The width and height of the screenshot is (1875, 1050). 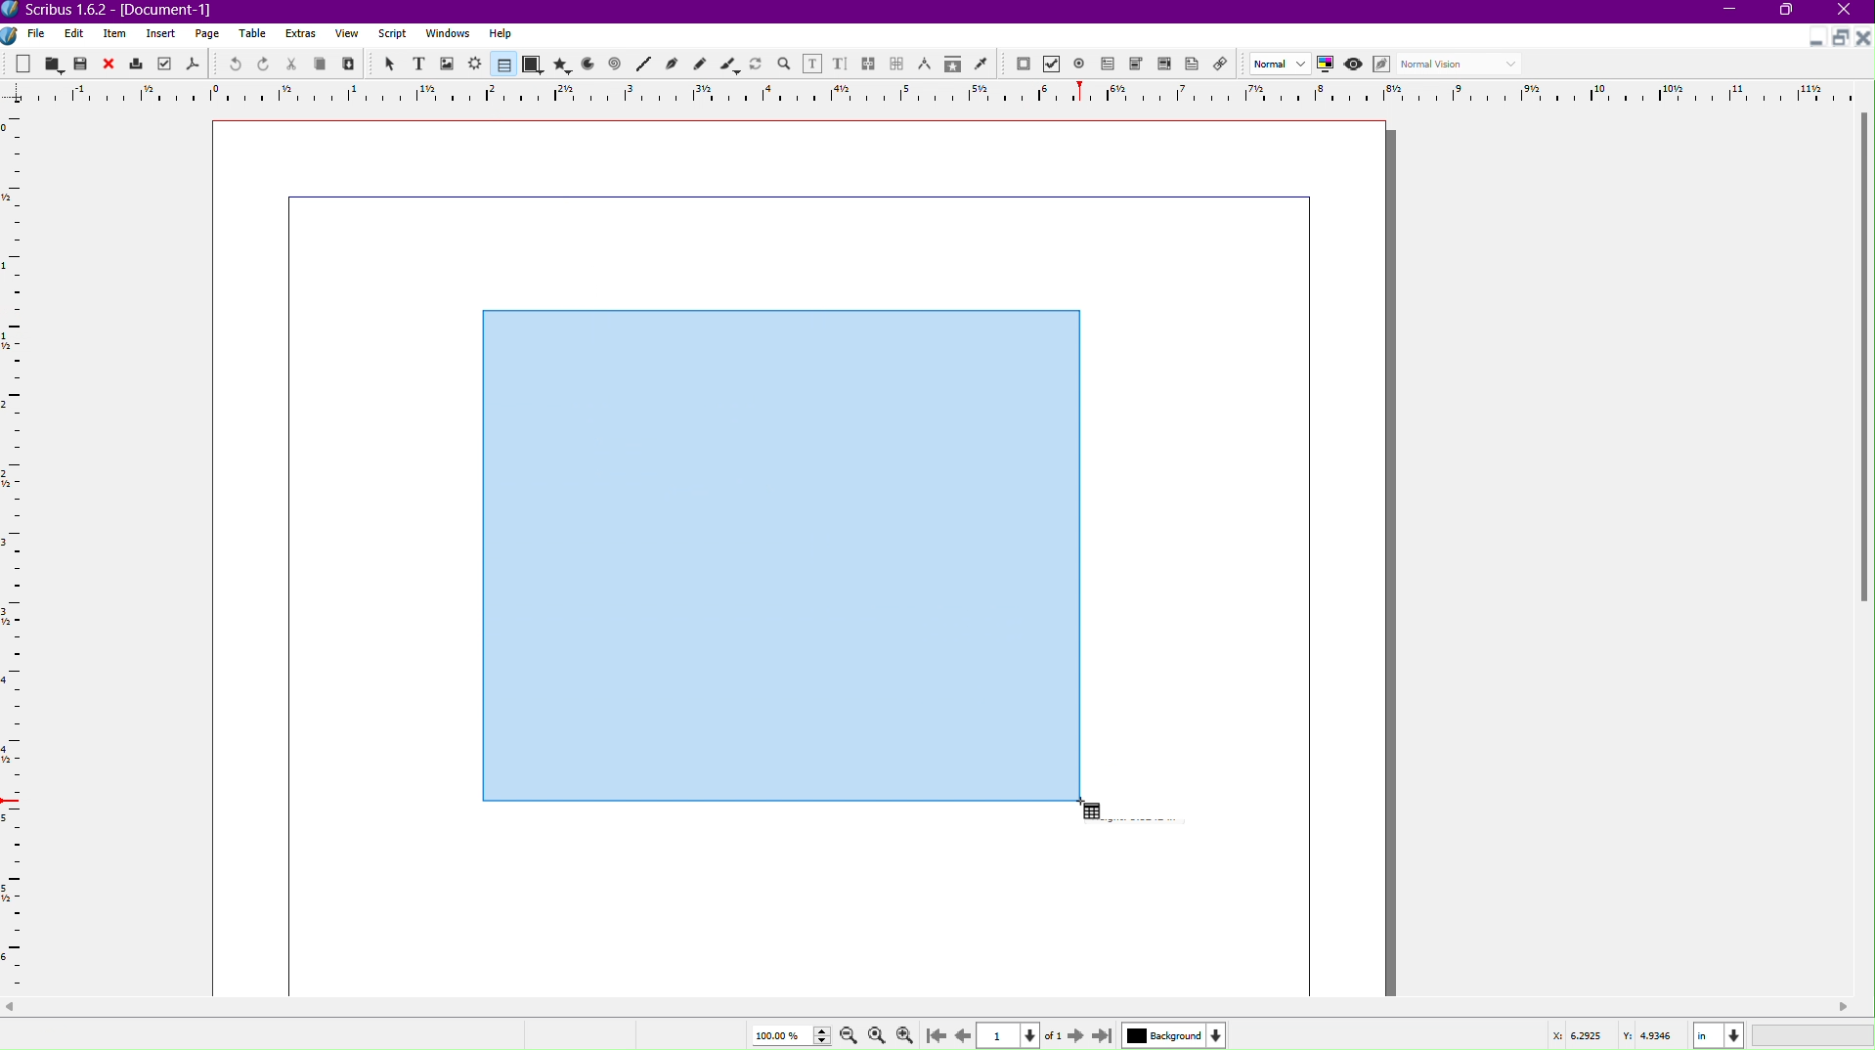 I want to click on Background Color, so click(x=1171, y=1034).